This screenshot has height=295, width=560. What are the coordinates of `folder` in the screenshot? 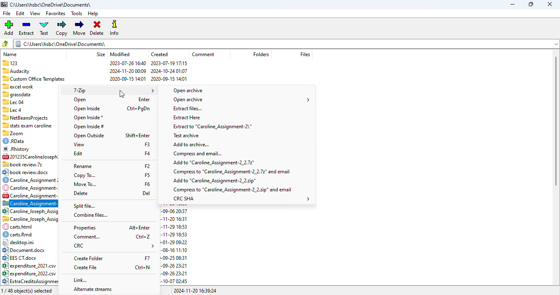 It's located at (50, 5).